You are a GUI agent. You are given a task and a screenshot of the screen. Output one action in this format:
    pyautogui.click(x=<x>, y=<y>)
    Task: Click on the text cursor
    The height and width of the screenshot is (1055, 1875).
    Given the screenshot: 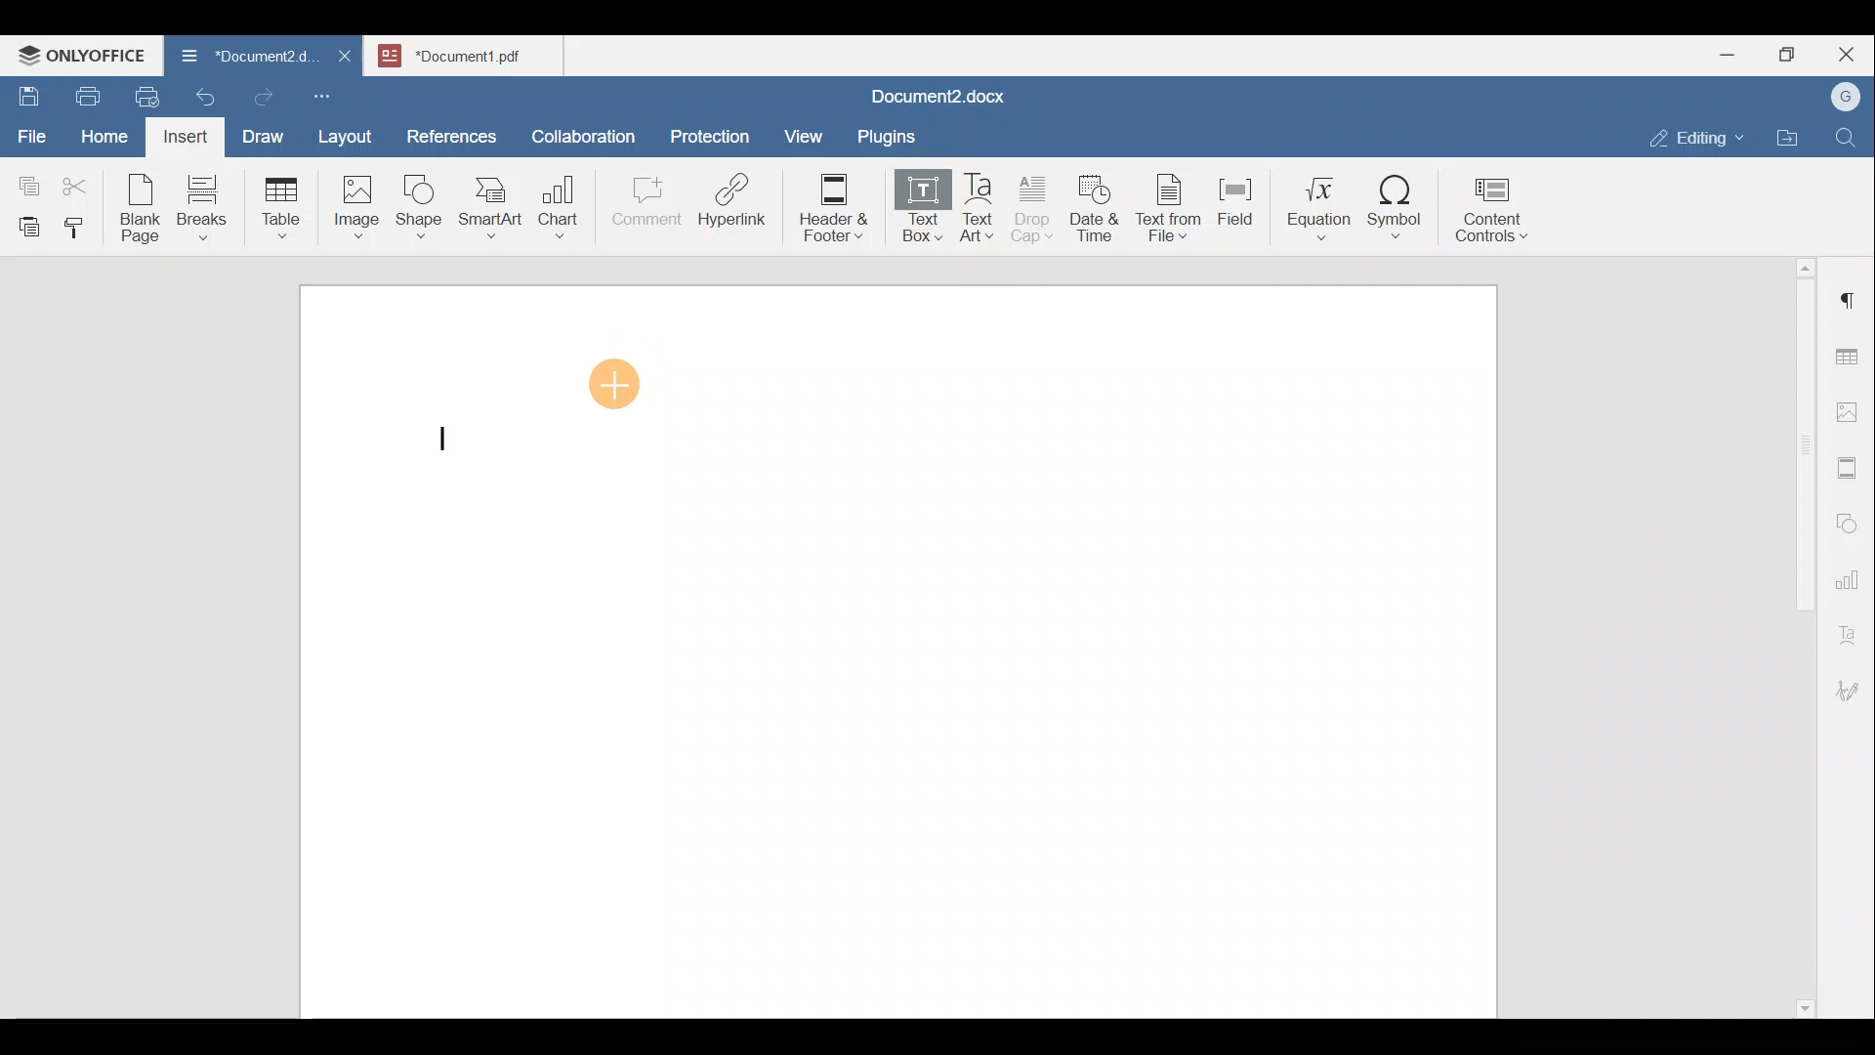 What is the action you would take?
    pyautogui.click(x=450, y=441)
    